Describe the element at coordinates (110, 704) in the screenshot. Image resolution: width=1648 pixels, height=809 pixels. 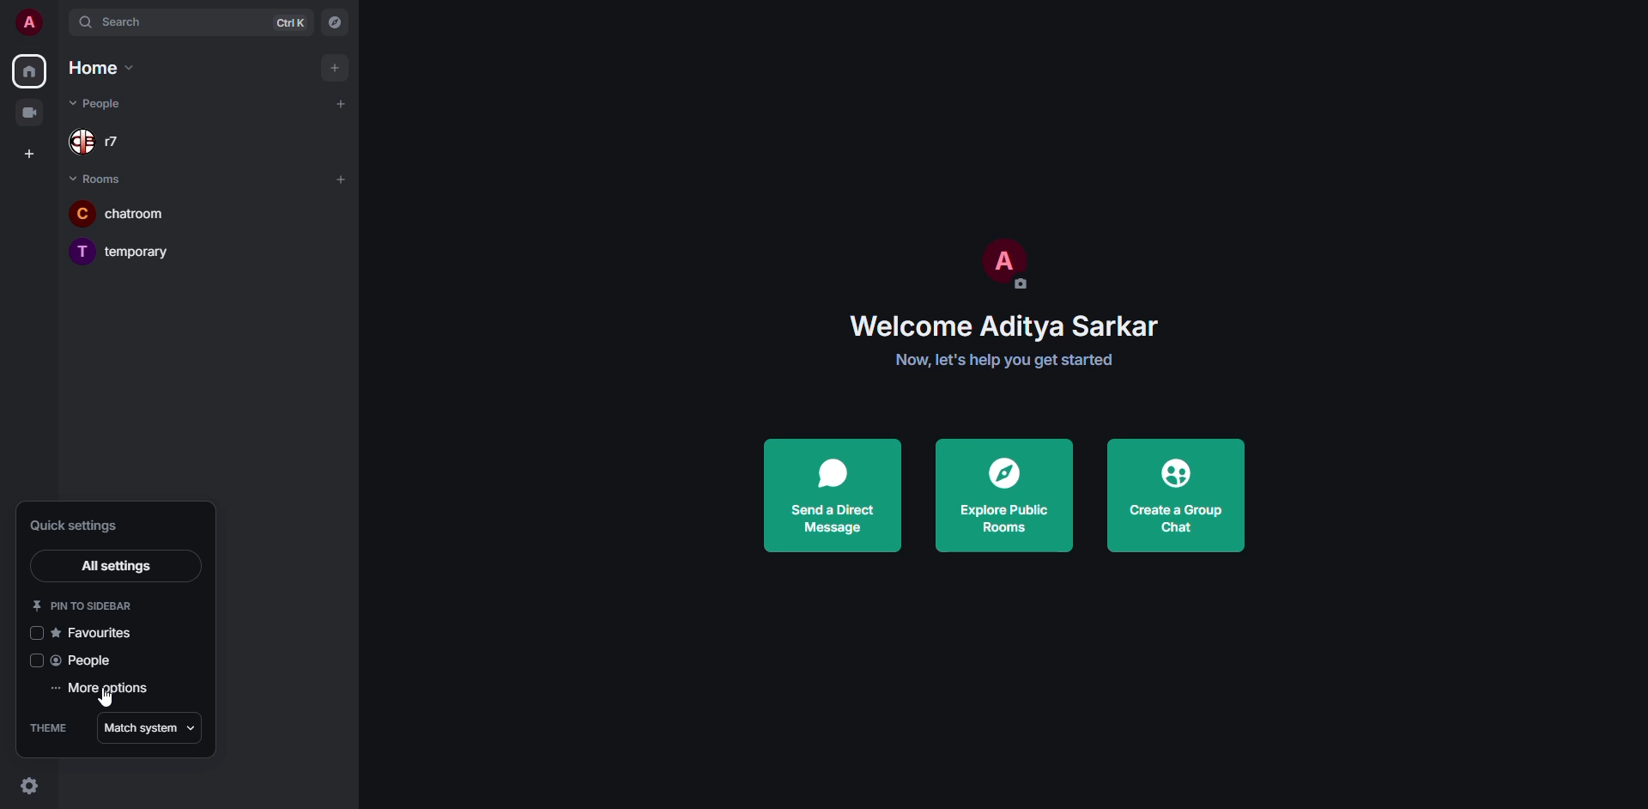
I see `cursor` at that location.